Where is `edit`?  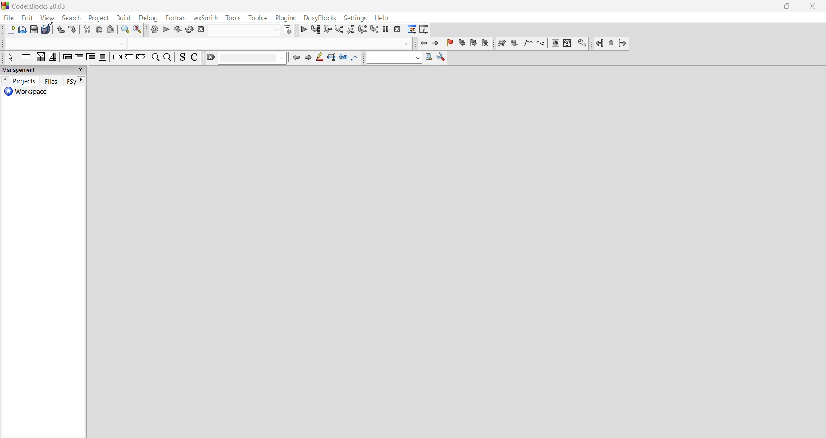 edit is located at coordinates (28, 18).